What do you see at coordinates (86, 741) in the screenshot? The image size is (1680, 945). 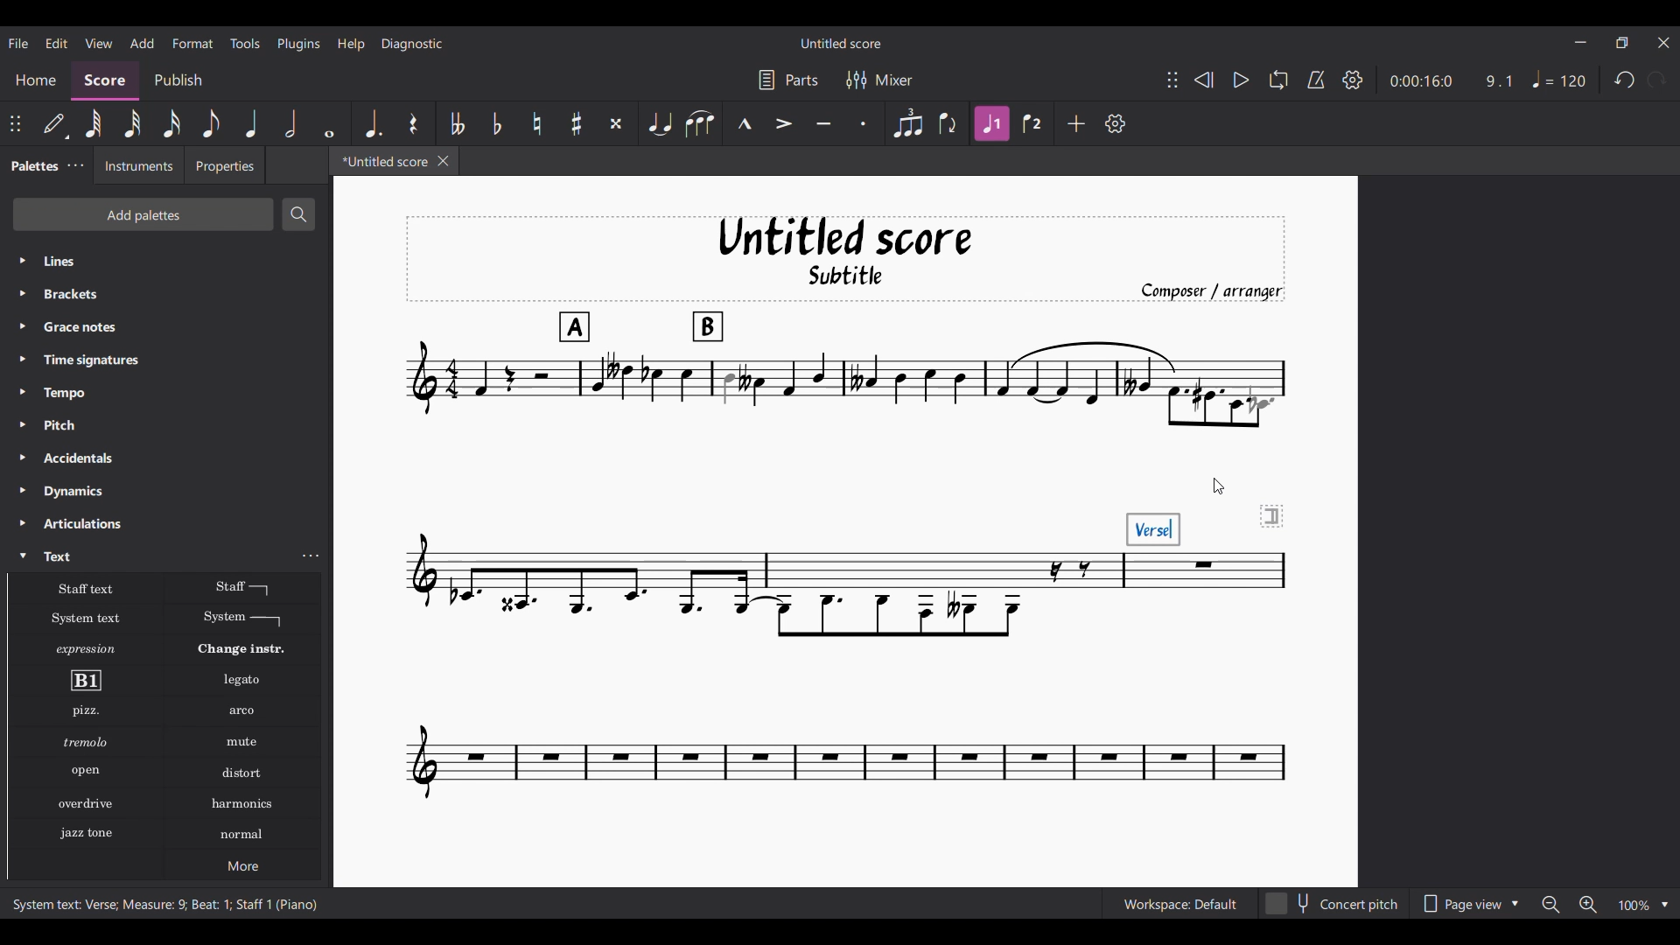 I see `Tremolo` at bounding box center [86, 741].